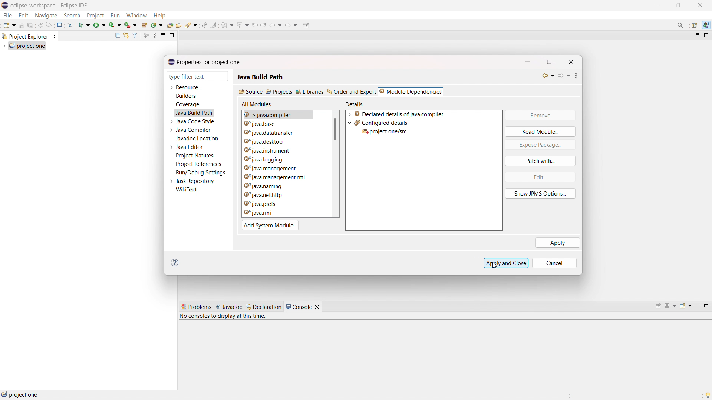 This screenshot has height=400, width=712. Describe the element at coordinates (553, 61) in the screenshot. I see `maximize` at that location.